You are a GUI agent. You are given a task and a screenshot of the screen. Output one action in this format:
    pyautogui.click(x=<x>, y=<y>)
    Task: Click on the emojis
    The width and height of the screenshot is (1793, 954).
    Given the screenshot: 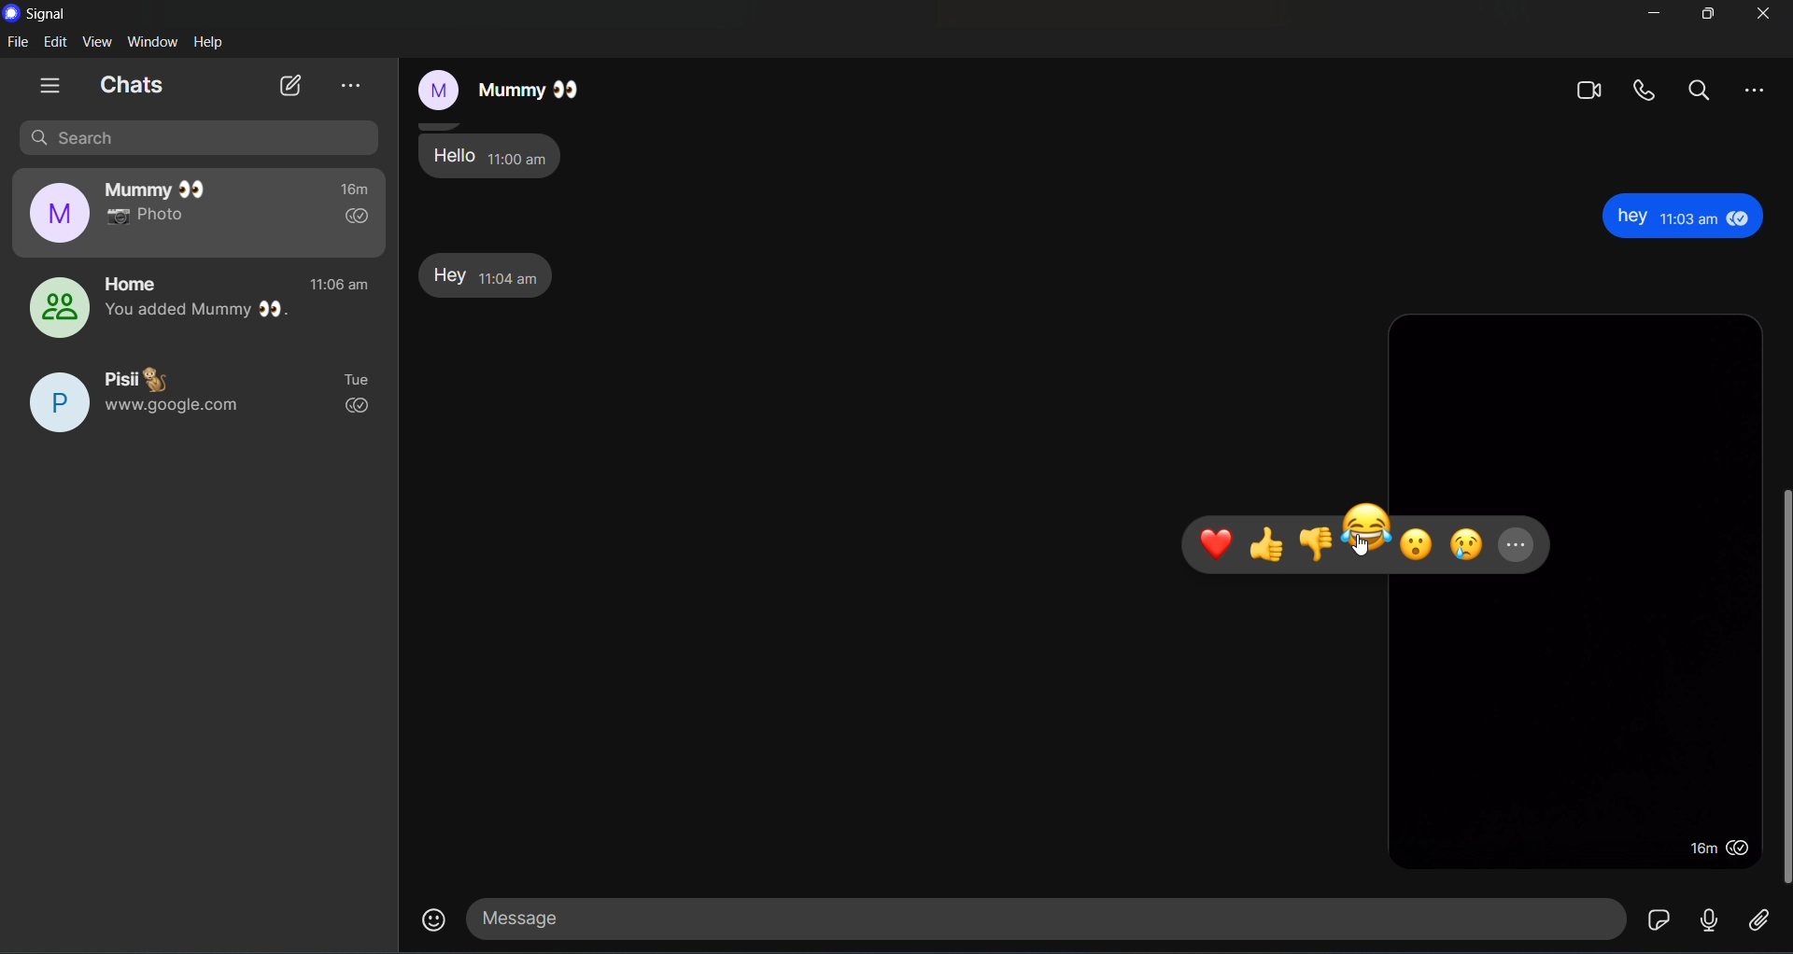 What is the action you would take?
    pyautogui.click(x=432, y=917)
    